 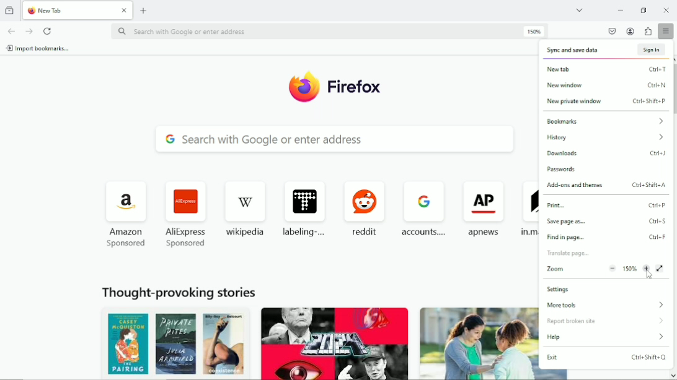 I want to click on increase, so click(x=648, y=272).